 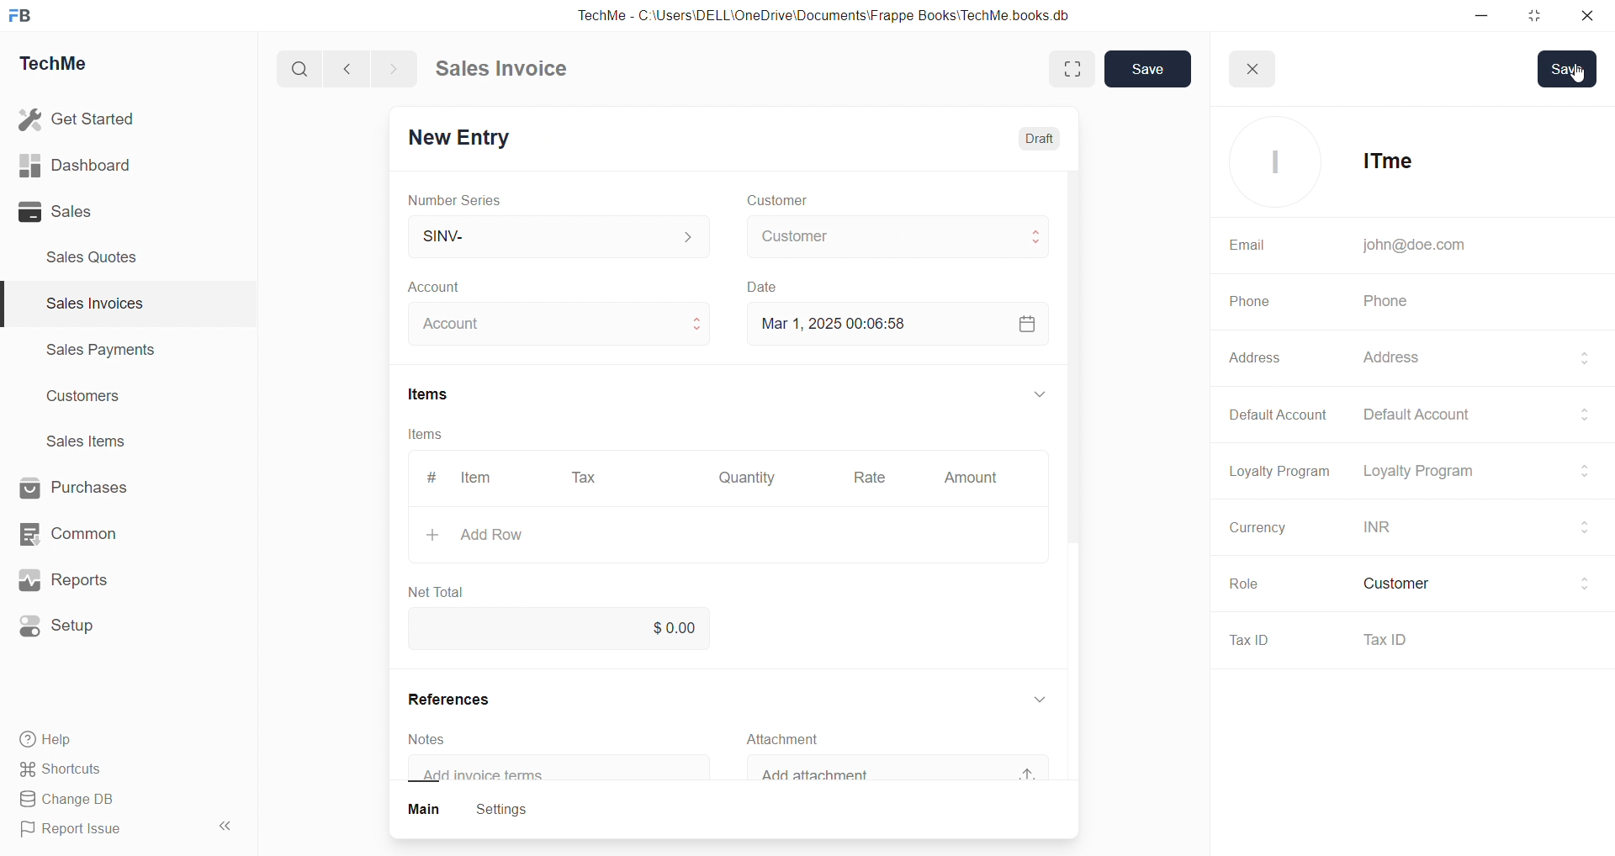 What do you see at coordinates (1467, 469) in the screenshot?
I see `Loyalty Program` at bounding box center [1467, 469].